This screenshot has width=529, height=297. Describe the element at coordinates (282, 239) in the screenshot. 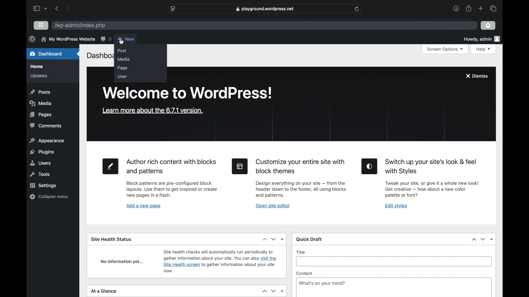

I see `dropdown` at that location.